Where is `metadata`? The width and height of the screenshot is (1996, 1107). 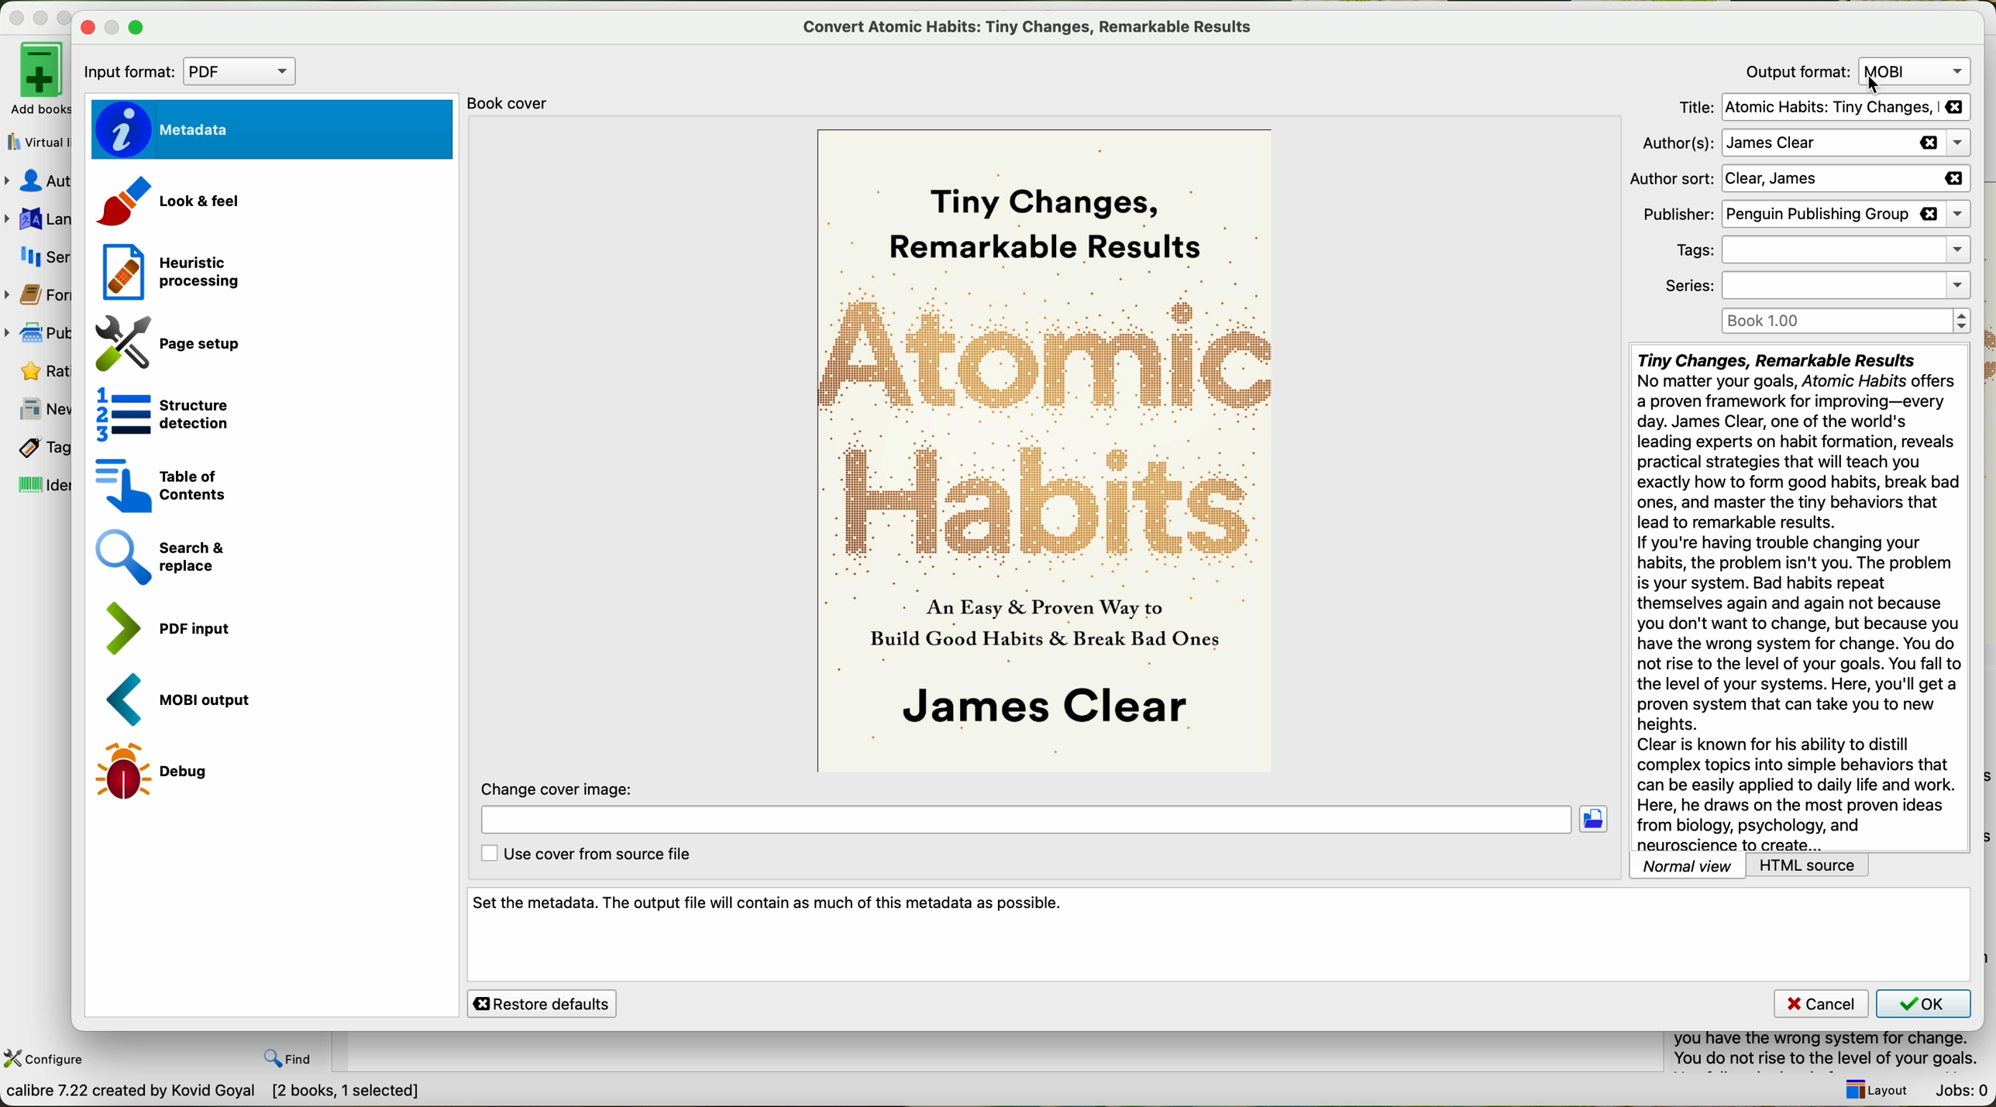 metadata is located at coordinates (270, 129).